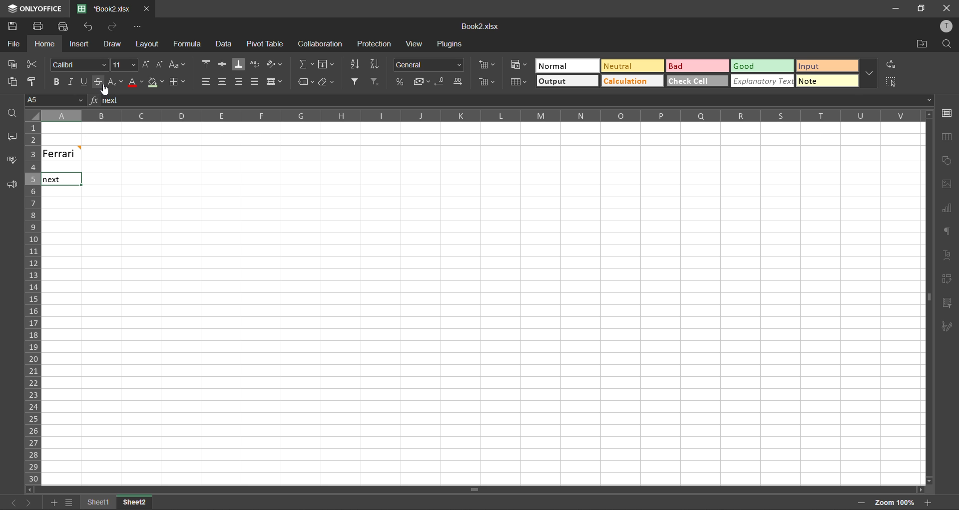  I want to click on cut, so click(34, 64).